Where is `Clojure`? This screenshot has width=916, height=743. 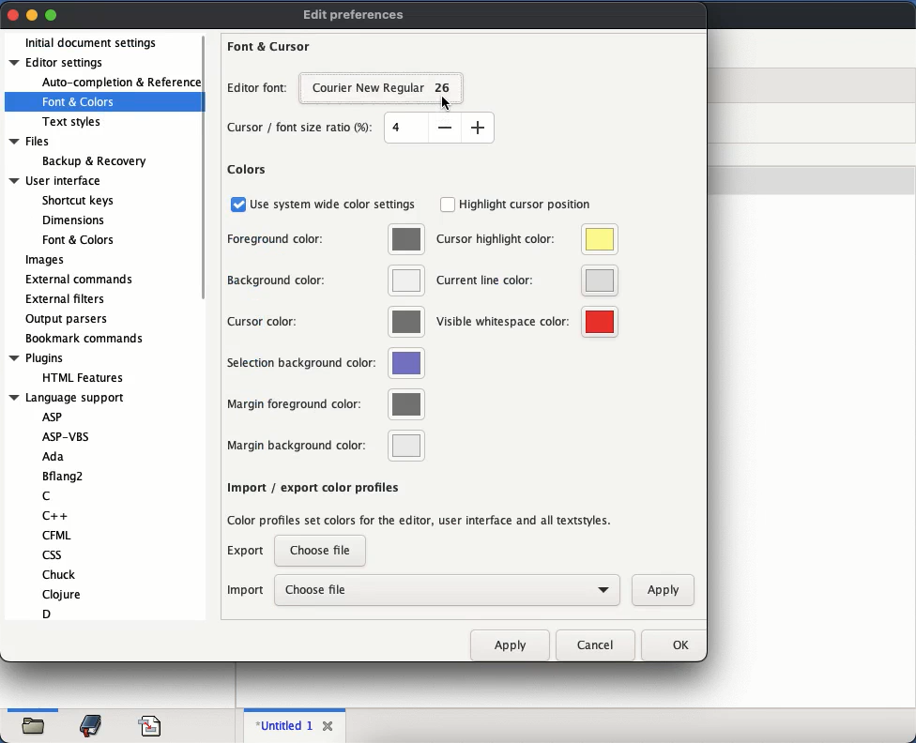 Clojure is located at coordinates (62, 594).